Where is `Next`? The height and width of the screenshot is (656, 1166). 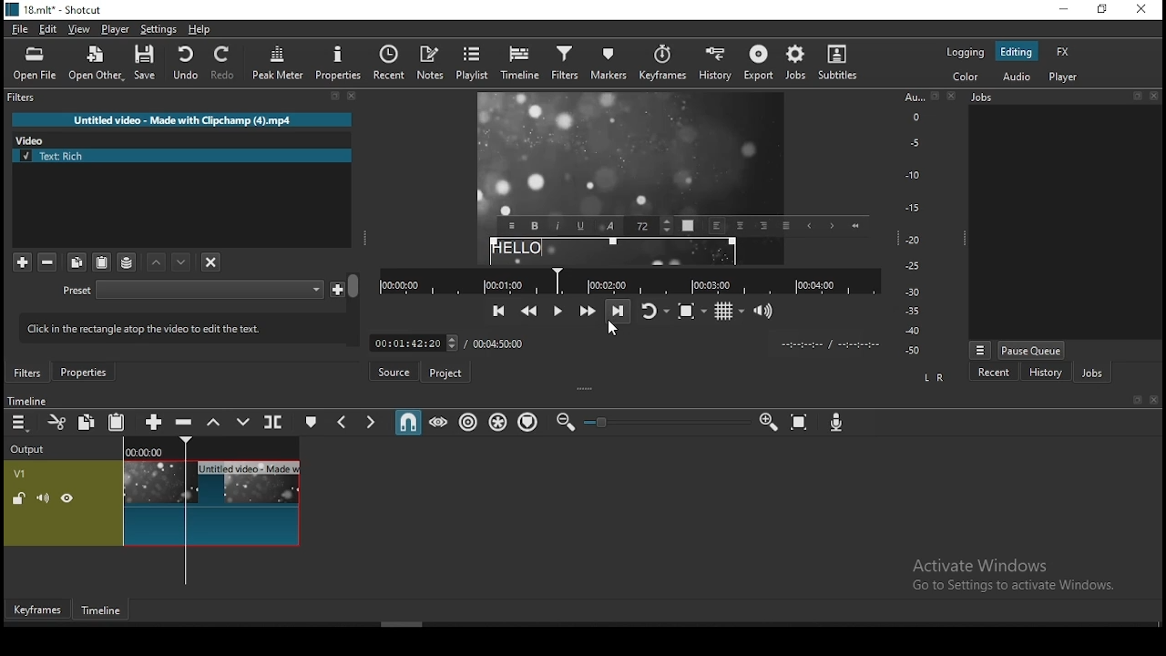
Next is located at coordinates (831, 226).